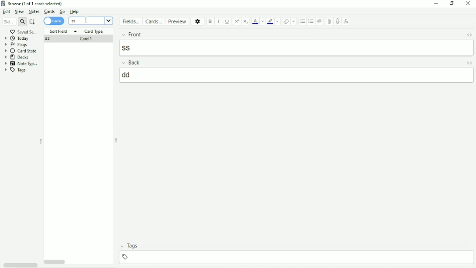 Image resolution: width=476 pixels, height=268 pixels. Describe the element at coordinates (49, 12) in the screenshot. I see `Cards` at that location.